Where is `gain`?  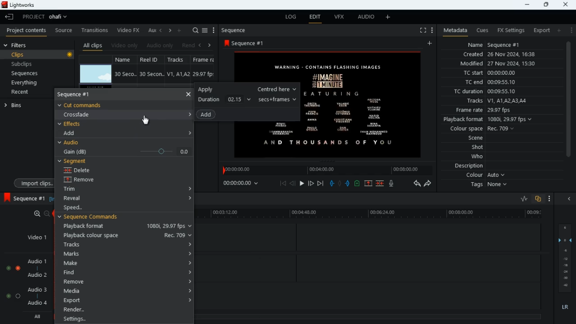
gain is located at coordinates (125, 151).